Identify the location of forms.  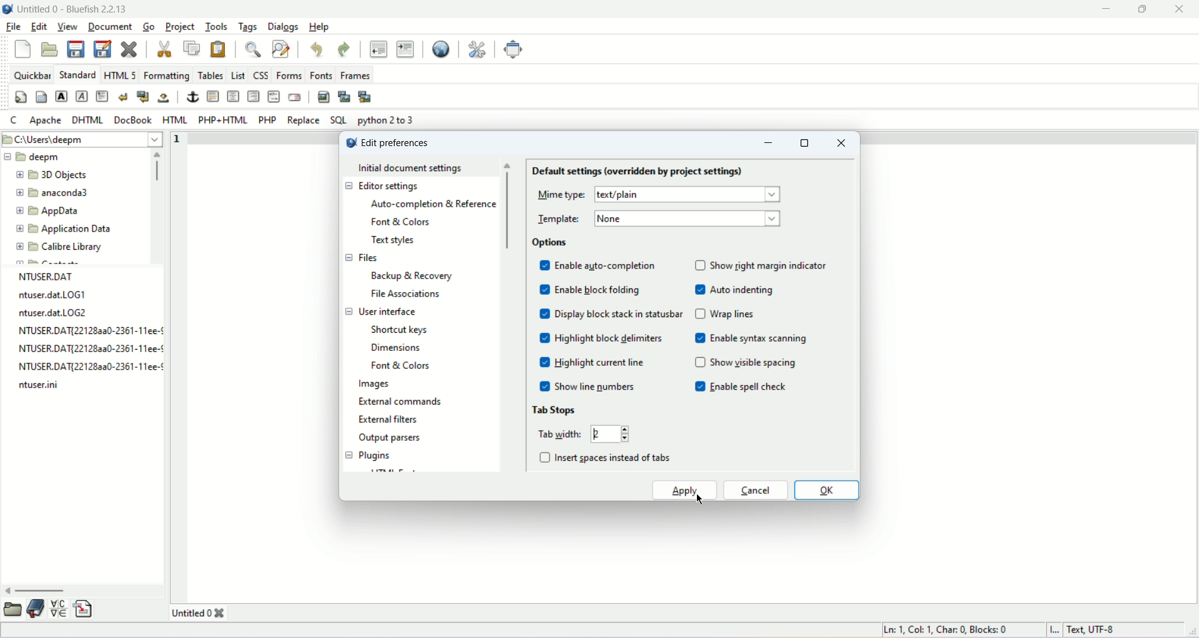
(289, 74).